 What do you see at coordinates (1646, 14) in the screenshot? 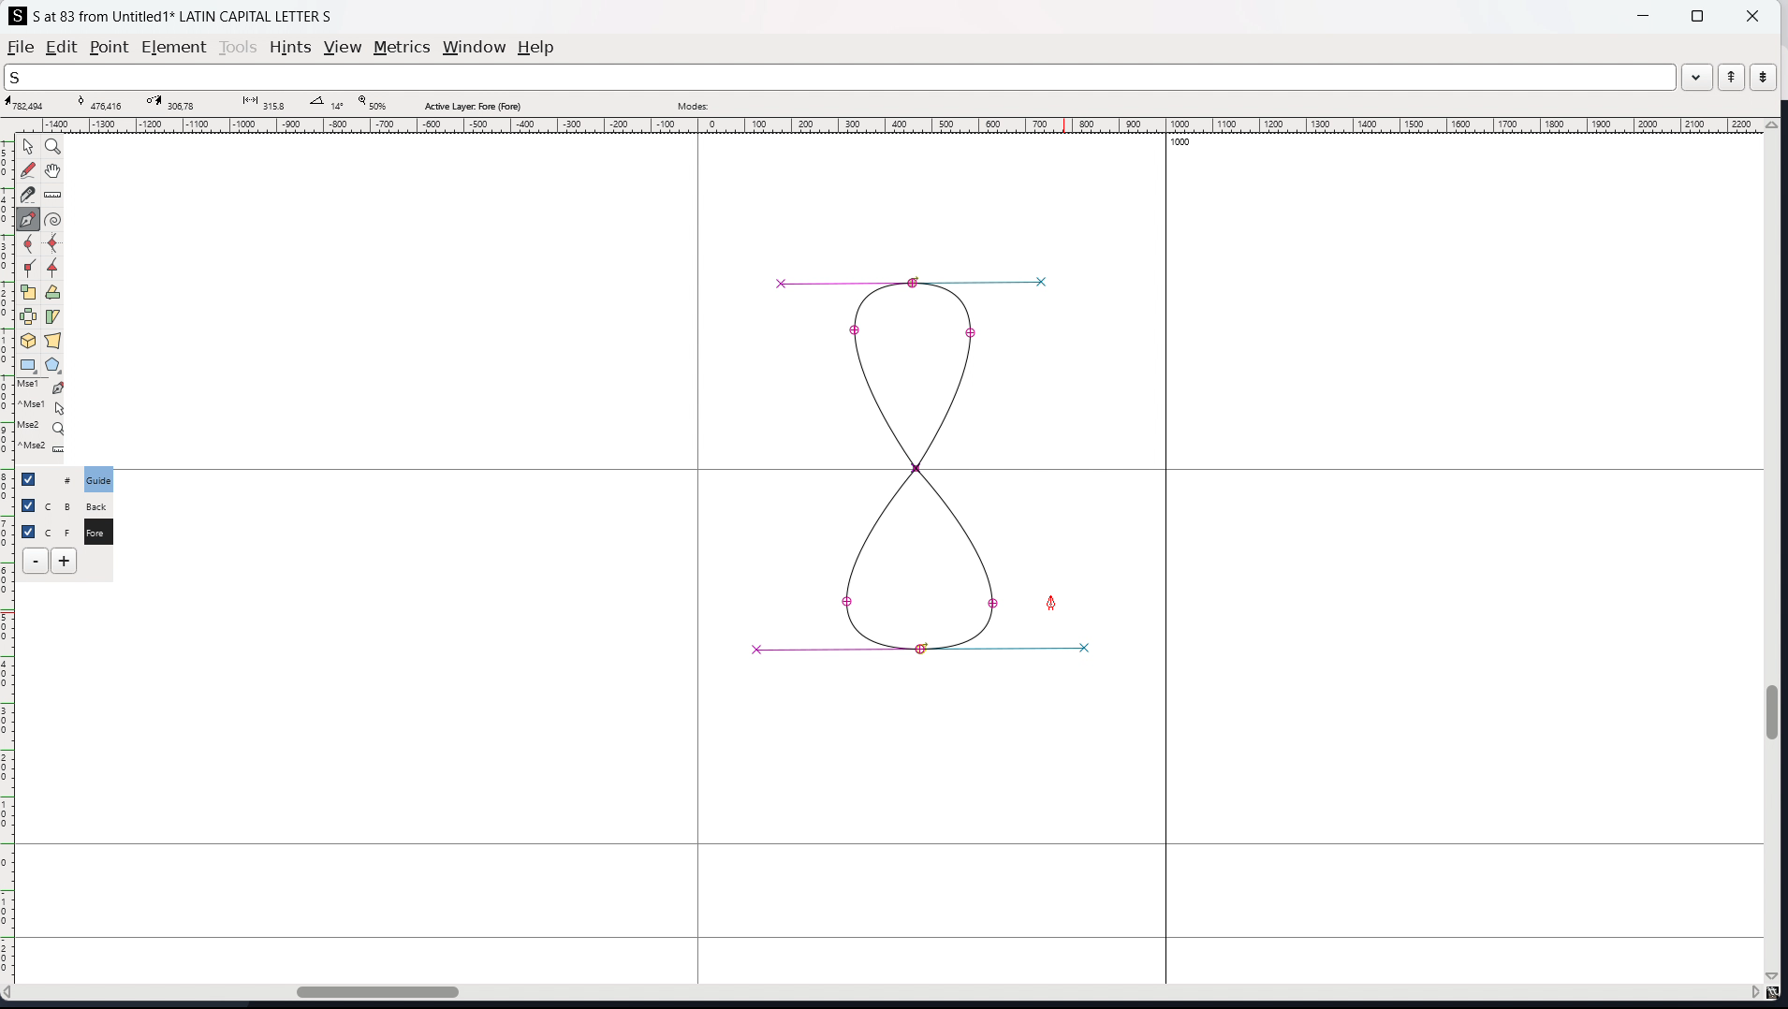
I see `minimize` at bounding box center [1646, 14].